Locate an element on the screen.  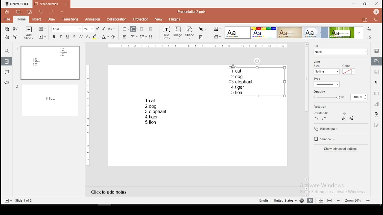
save is located at coordinates (7, 11).